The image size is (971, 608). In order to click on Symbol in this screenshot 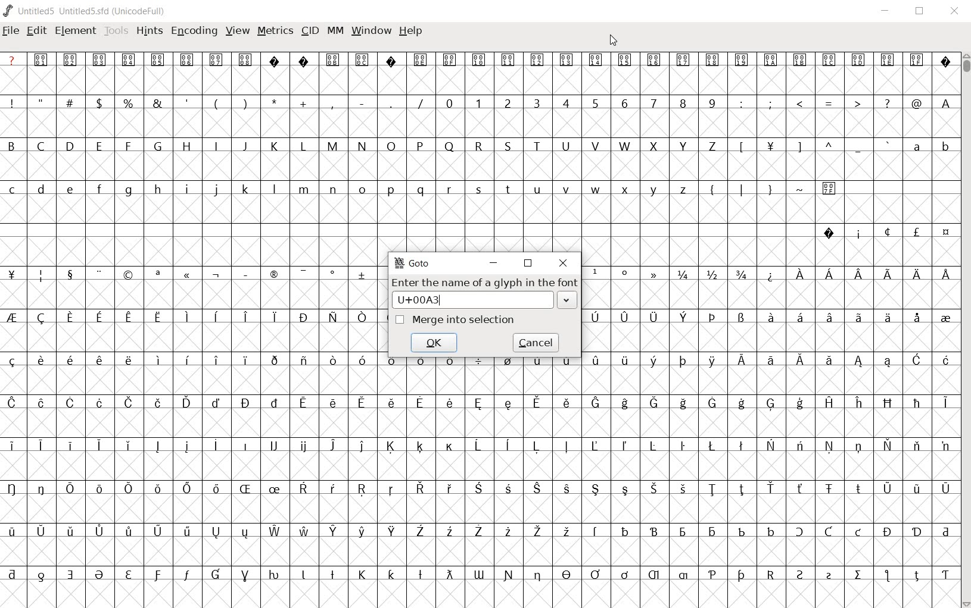, I will do `click(275, 575)`.